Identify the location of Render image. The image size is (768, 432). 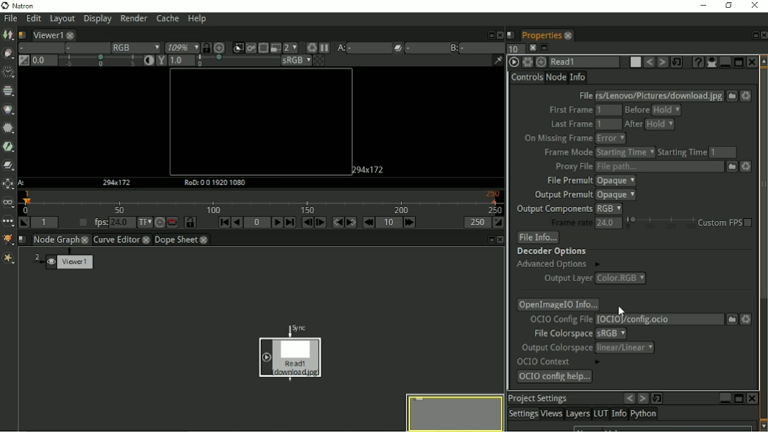
(248, 49).